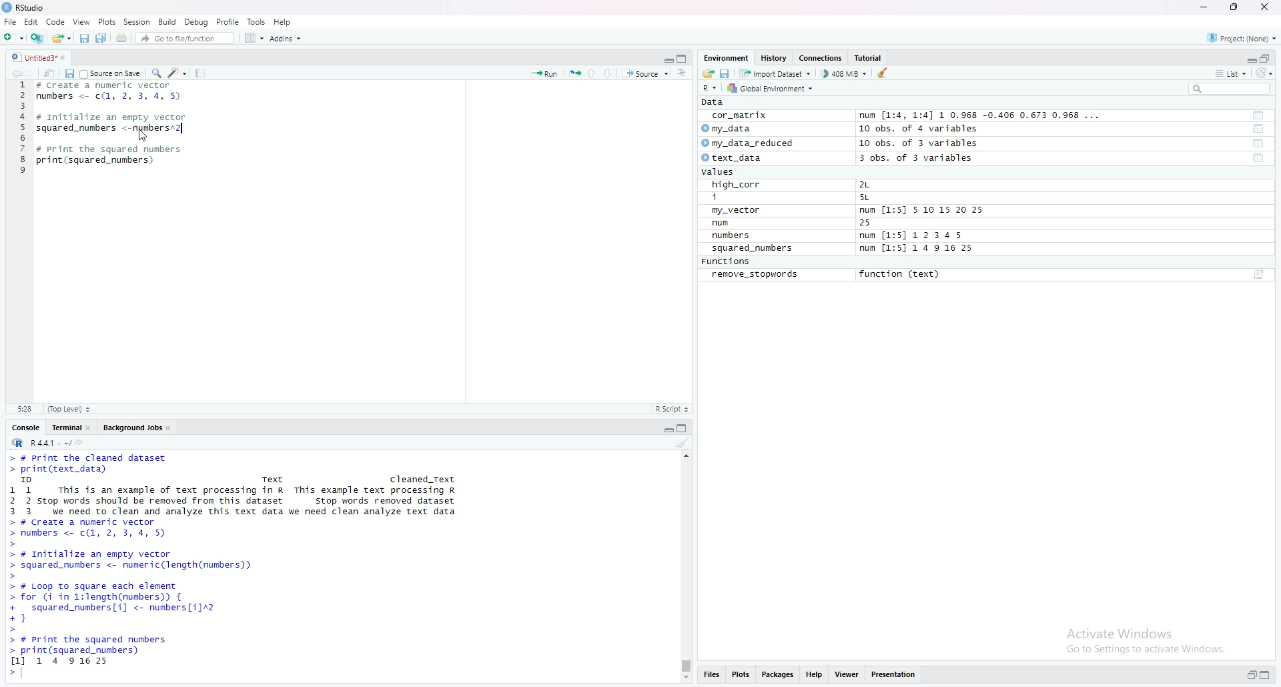 The height and width of the screenshot is (687, 1281). What do you see at coordinates (183, 37) in the screenshot?
I see `Go to file/function` at bounding box center [183, 37].